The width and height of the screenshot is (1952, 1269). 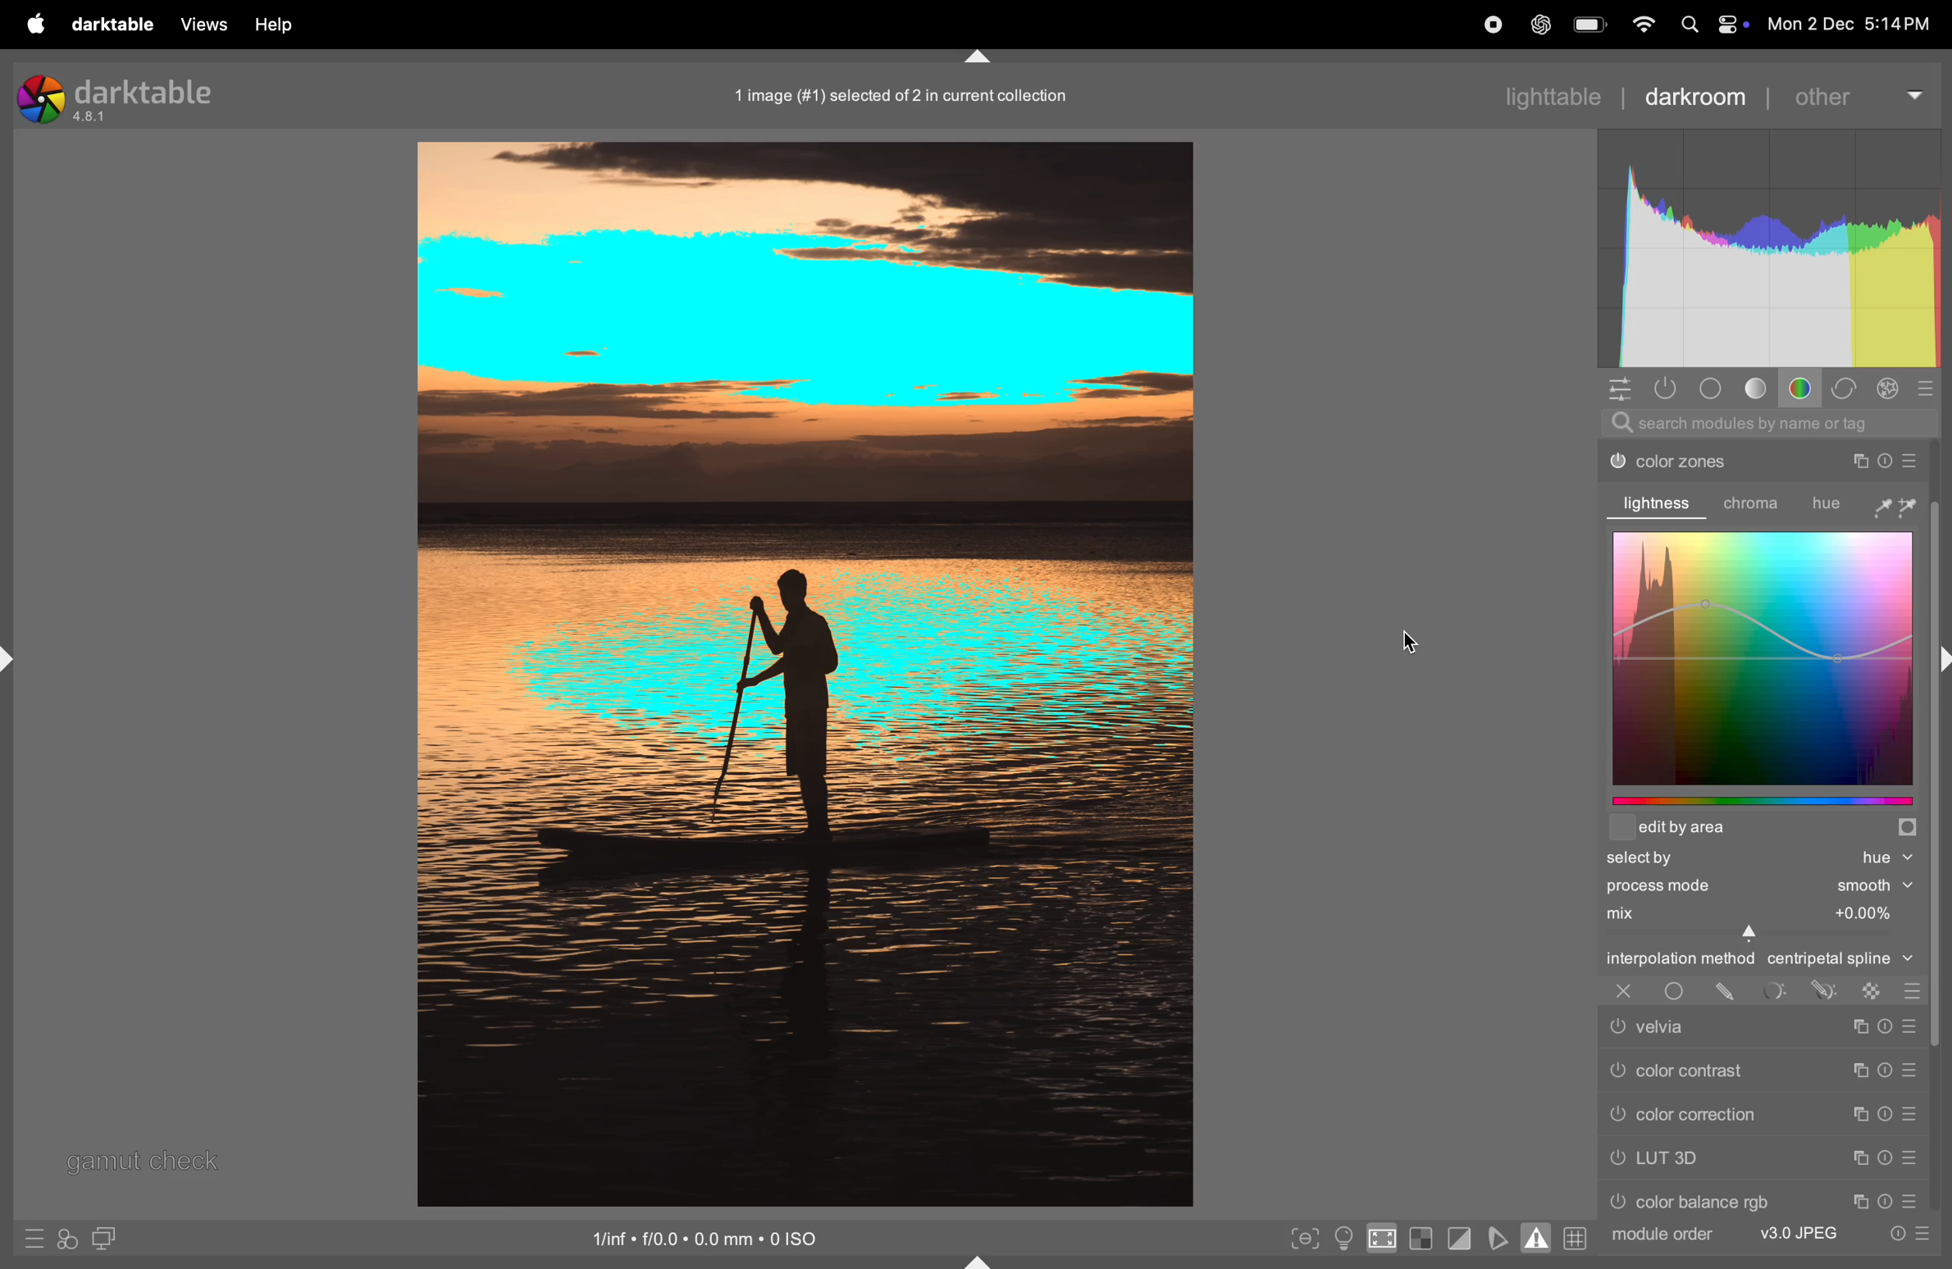 I want to click on preset, so click(x=1910, y=458).